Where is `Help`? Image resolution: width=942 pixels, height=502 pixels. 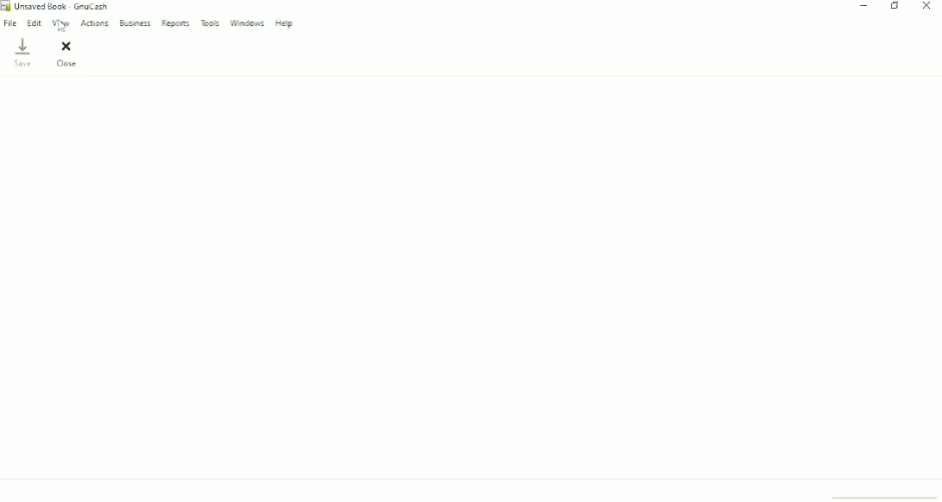 Help is located at coordinates (286, 23).